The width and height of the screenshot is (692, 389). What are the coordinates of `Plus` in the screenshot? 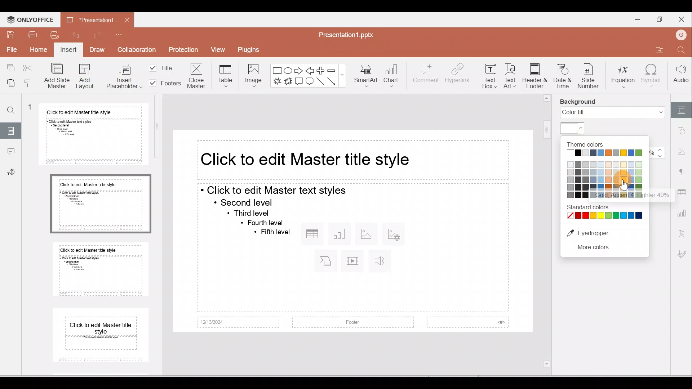 It's located at (321, 70).